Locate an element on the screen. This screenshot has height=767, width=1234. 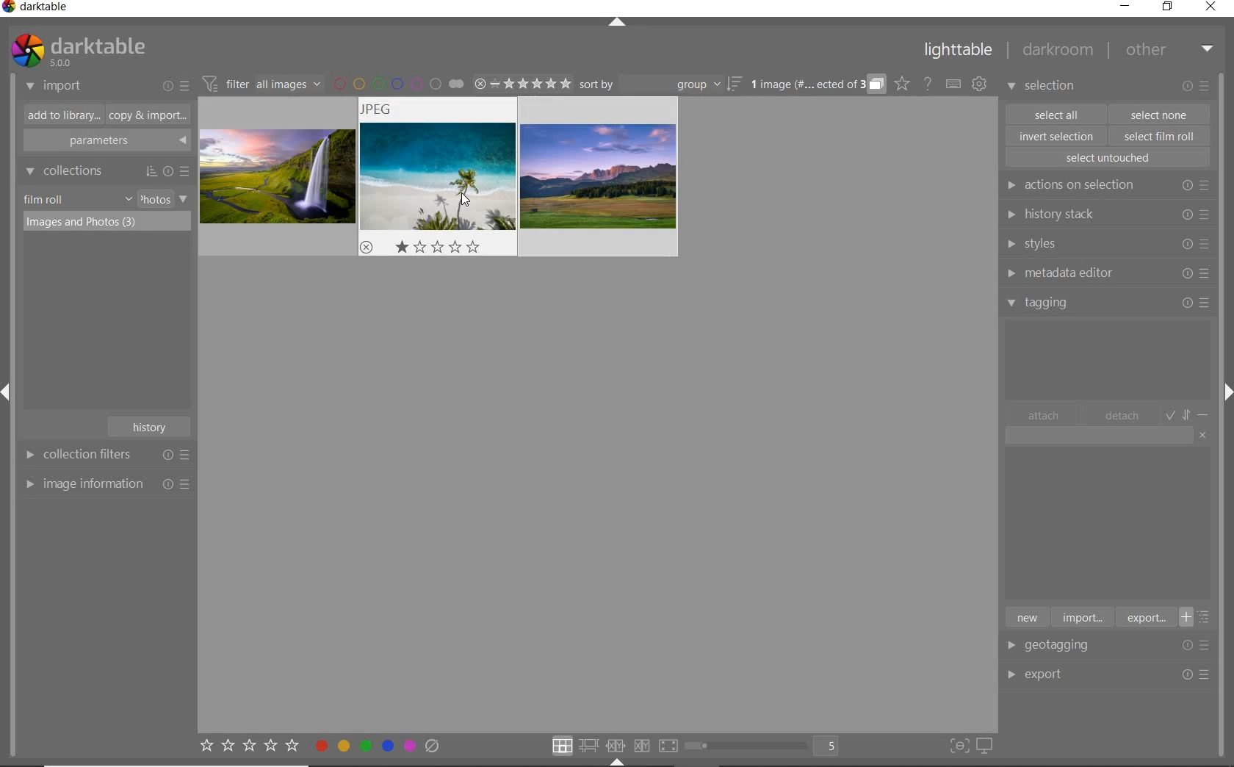
expand/collapse is located at coordinates (616, 24).